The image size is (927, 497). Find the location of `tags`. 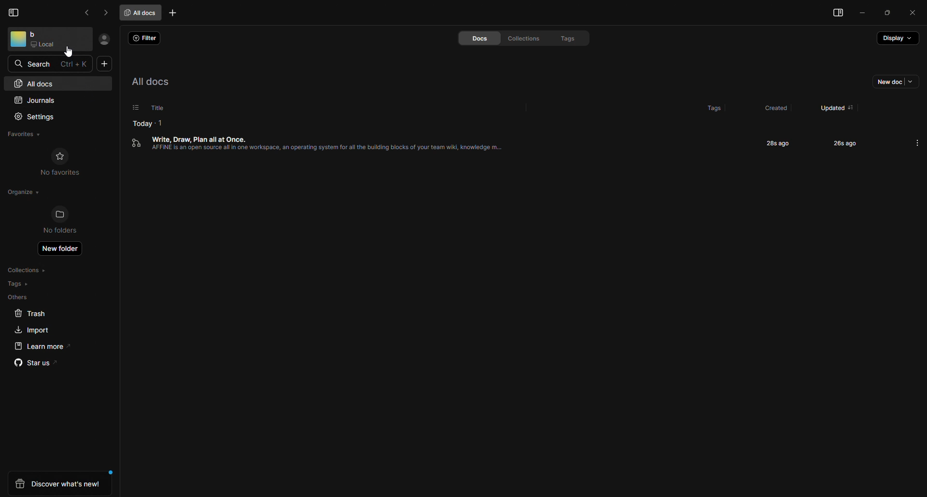

tags is located at coordinates (704, 105).